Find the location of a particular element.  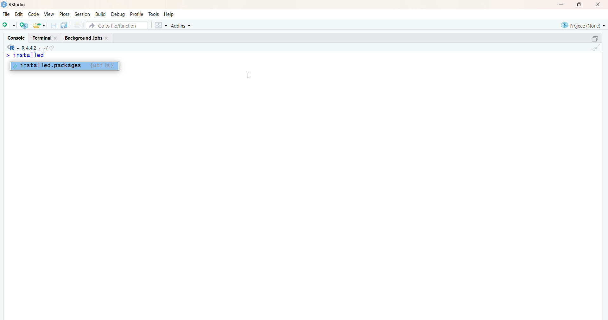

>console log is located at coordinates (73, 67).